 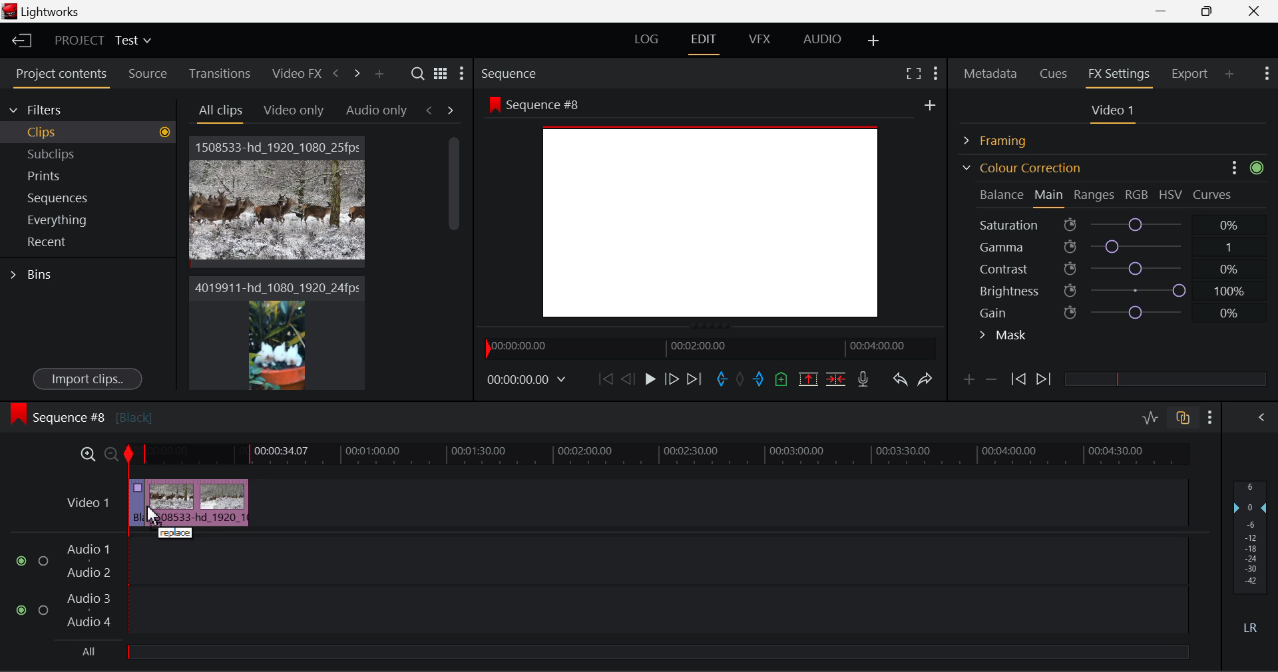 I want to click on EDIT Layout, so click(x=706, y=42).